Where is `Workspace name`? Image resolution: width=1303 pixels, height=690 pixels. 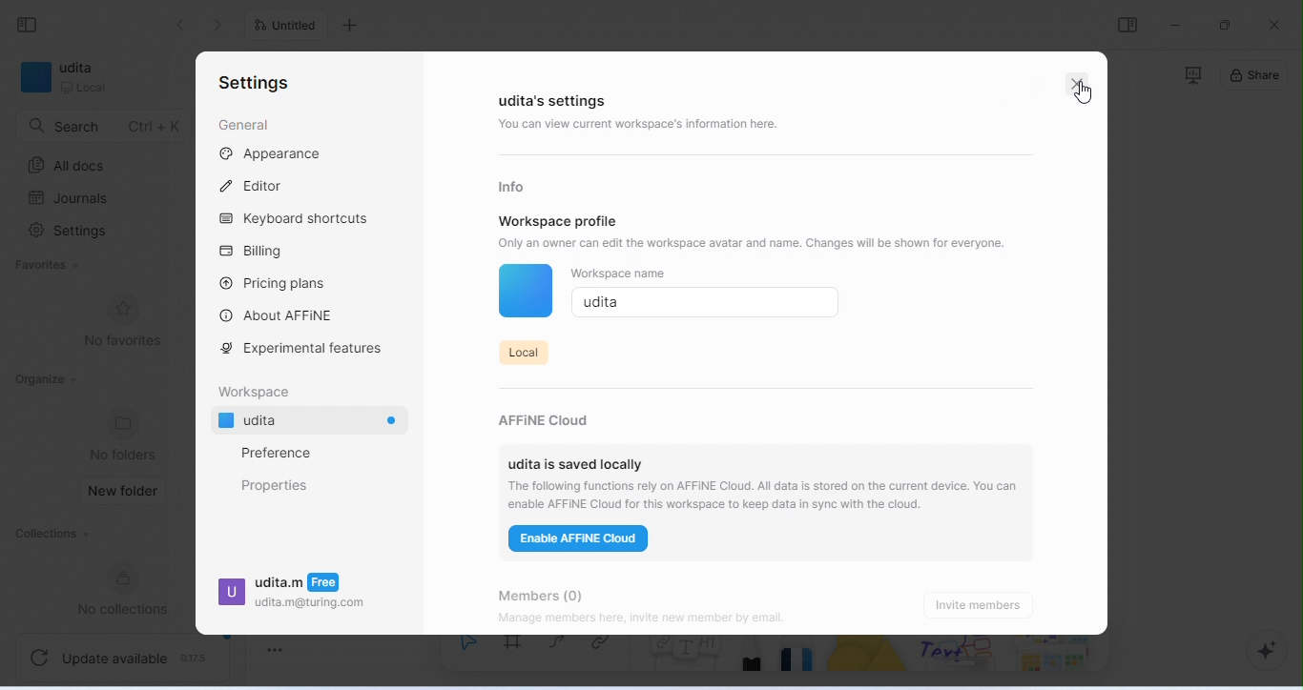 Workspace name is located at coordinates (690, 272).